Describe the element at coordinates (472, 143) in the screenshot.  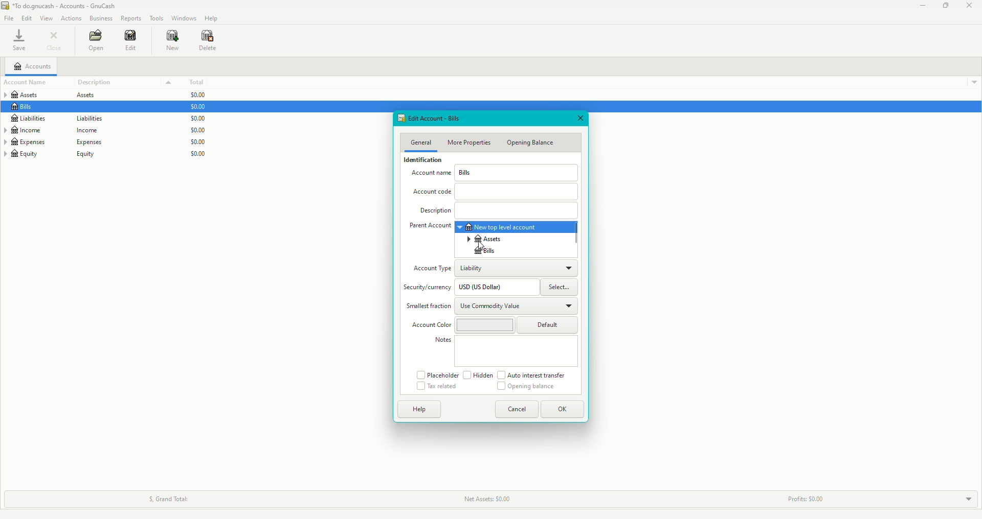
I see `More Properties` at that location.